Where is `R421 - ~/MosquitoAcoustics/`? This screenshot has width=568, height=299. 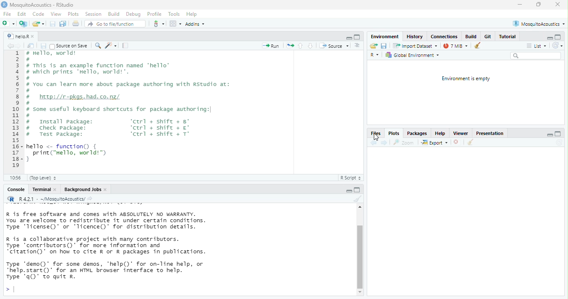 R421 - ~/MosquitoAcoustics/ is located at coordinates (56, 199).